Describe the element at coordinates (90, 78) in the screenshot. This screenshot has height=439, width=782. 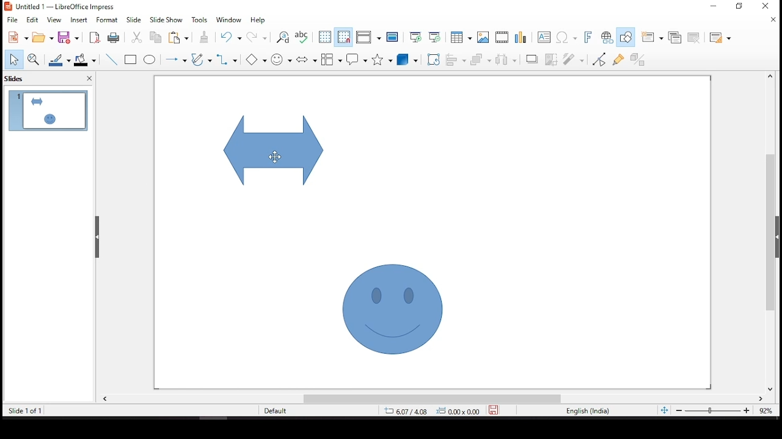
I see `close pane` at that location.